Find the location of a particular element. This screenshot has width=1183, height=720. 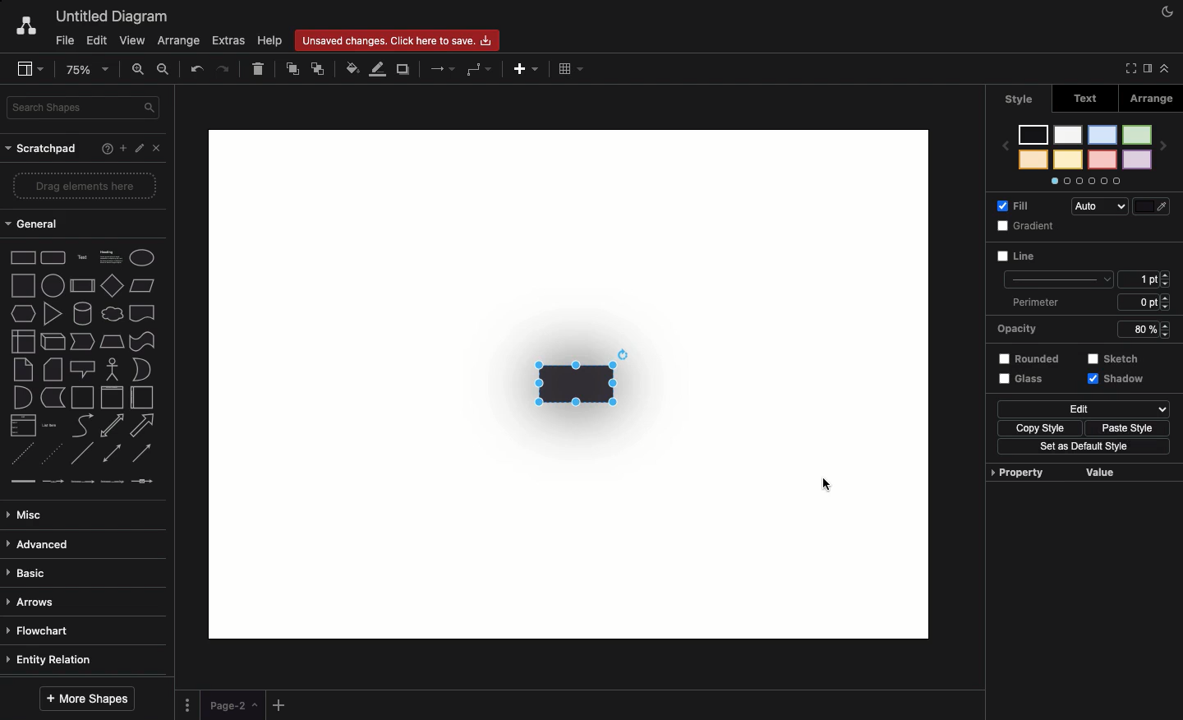

Delete is located at coordinates (262, 71).